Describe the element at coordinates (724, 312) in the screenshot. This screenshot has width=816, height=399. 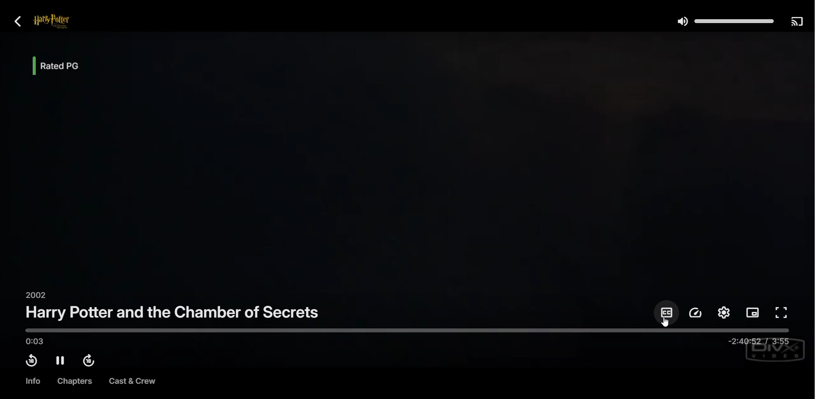
I see `Settings` at that location.